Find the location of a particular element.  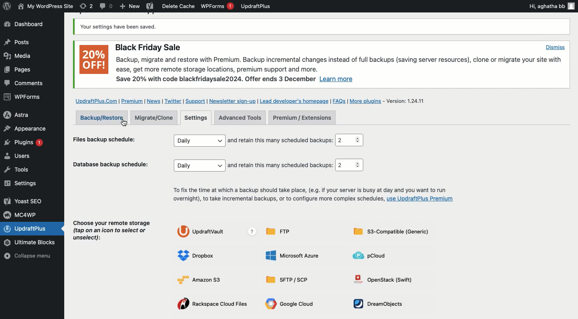

Dismiss is located at coordinates (554, 47).